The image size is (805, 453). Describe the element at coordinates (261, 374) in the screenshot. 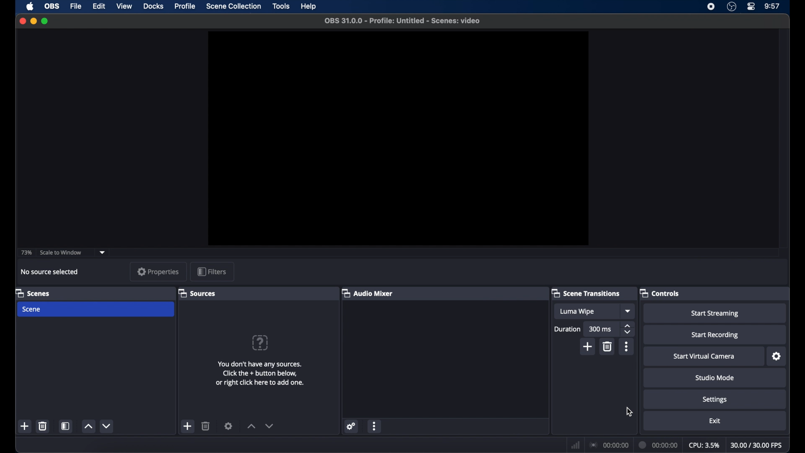

I see `add sources information` at that location.